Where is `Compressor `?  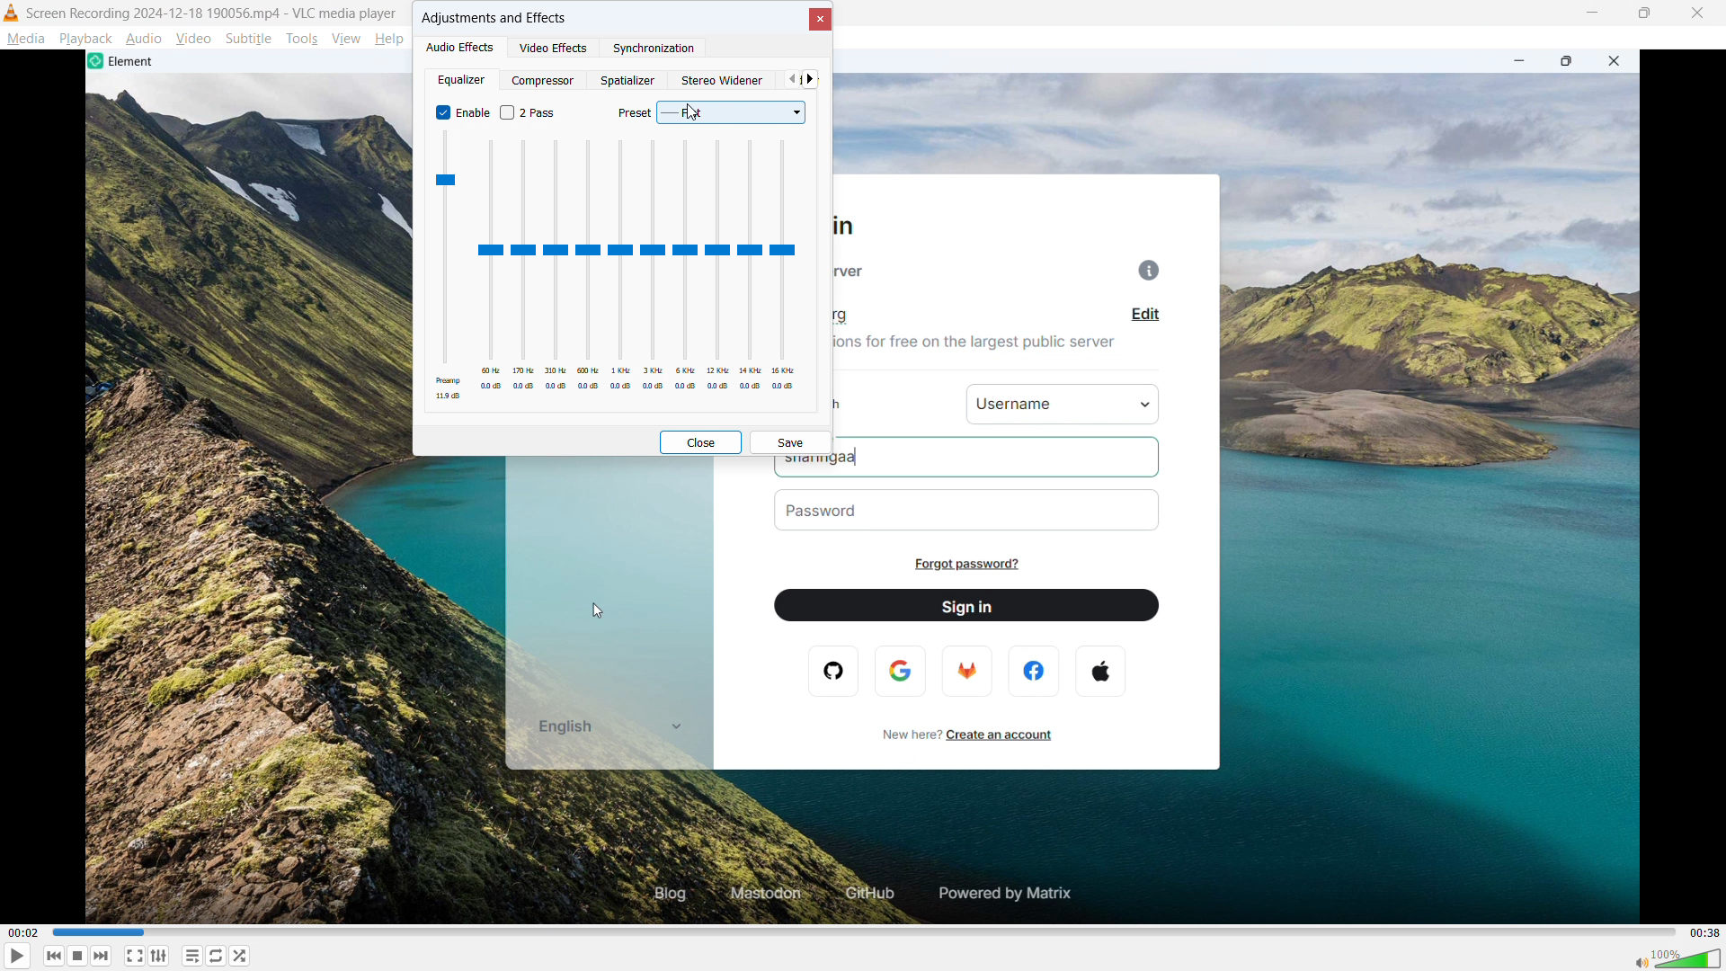 Compressor  is located at coordinates (546, 79).